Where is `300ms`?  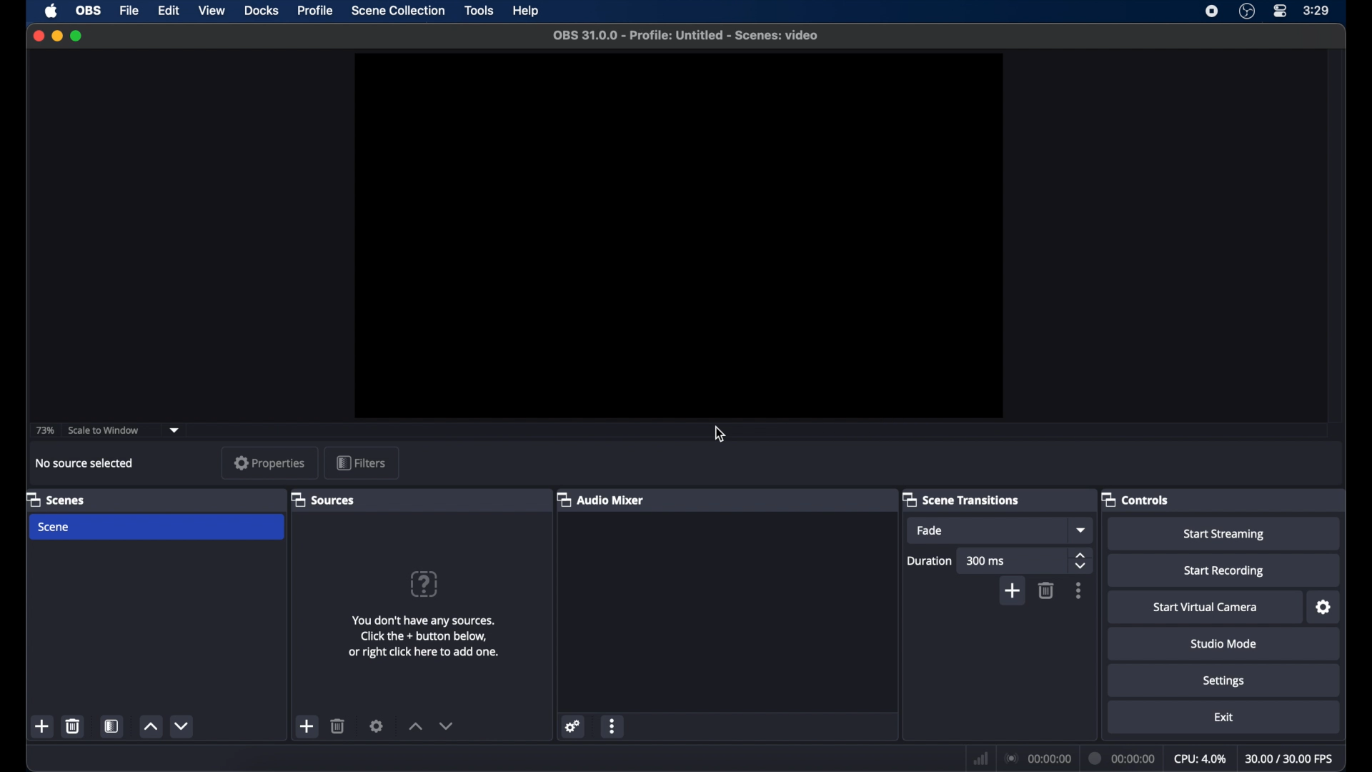 300ms is located at coordinates (986, 560).